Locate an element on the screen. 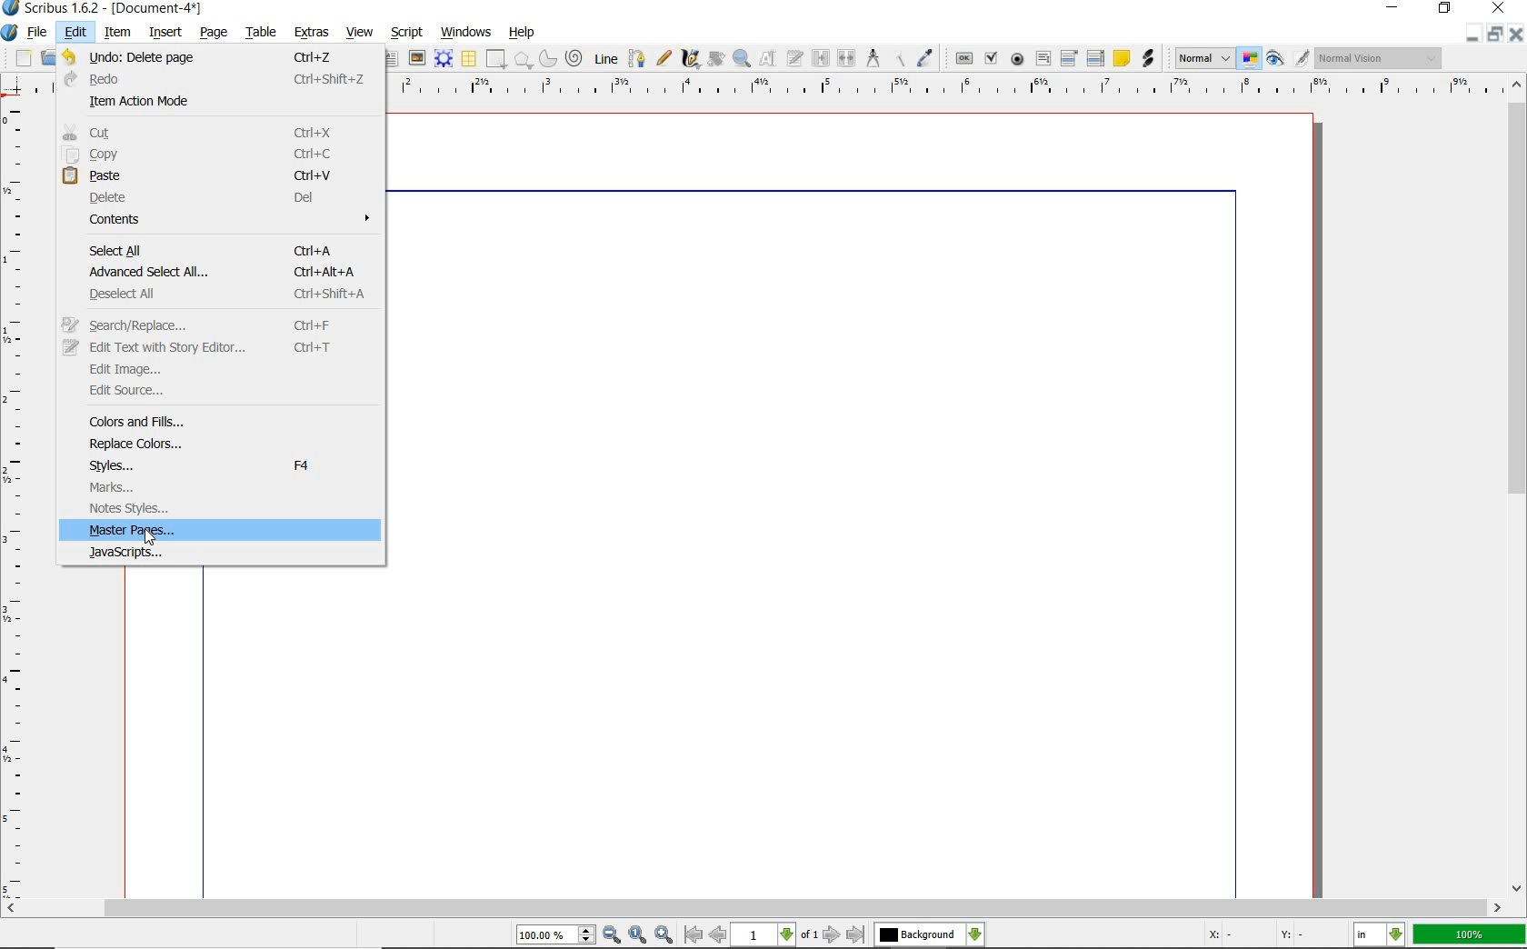 The image size is (1527, 949). item is located at coordinates (118, 34).